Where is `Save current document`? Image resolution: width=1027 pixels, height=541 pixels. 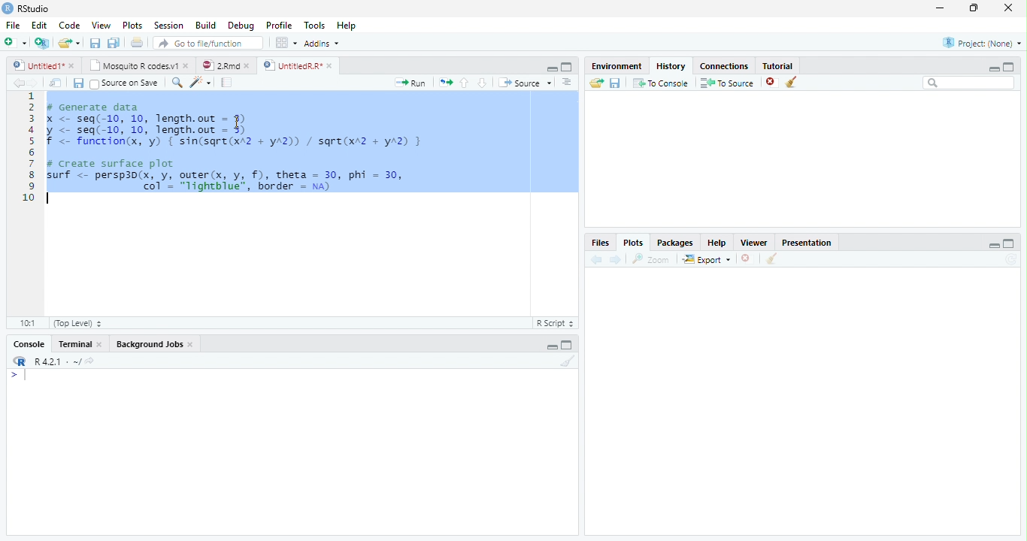 Save current document is located at coordinates (77, 83).